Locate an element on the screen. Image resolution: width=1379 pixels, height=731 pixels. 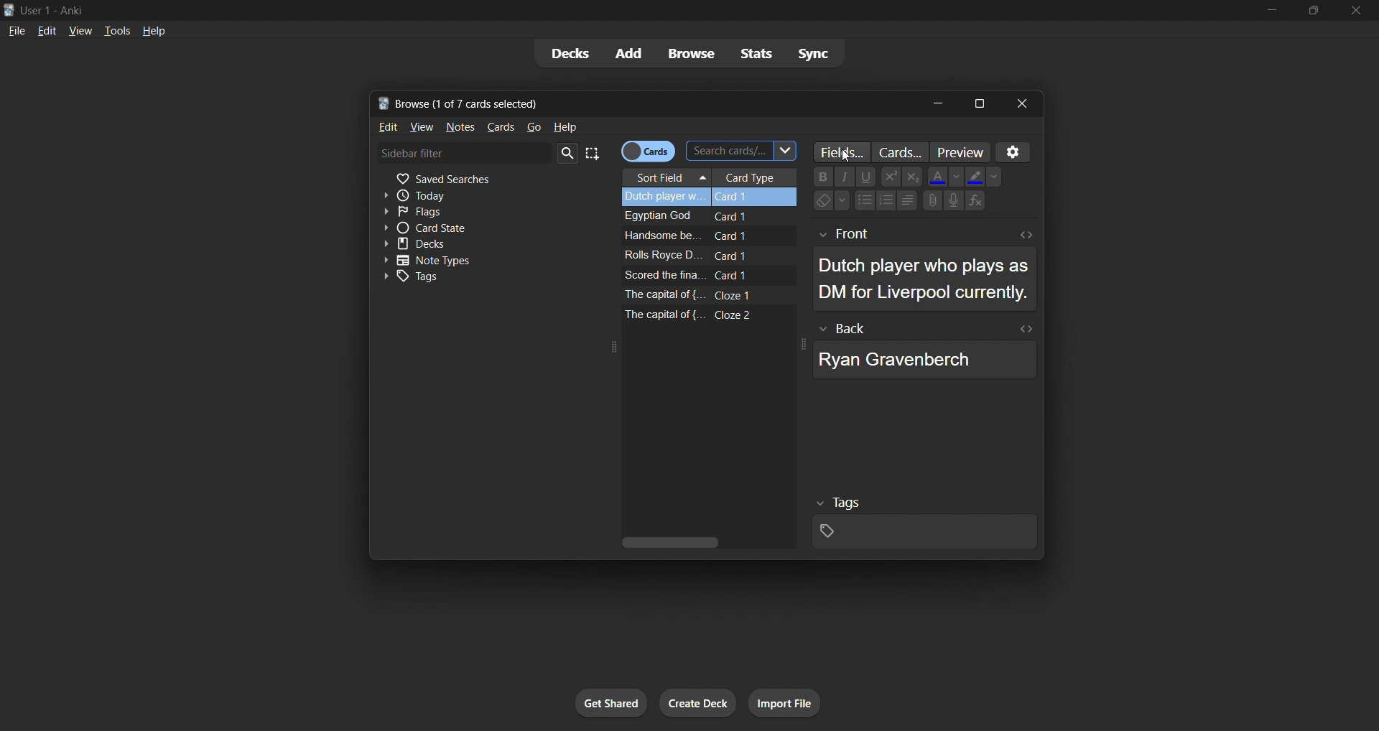
get shared is located at coordinates (602, 704).